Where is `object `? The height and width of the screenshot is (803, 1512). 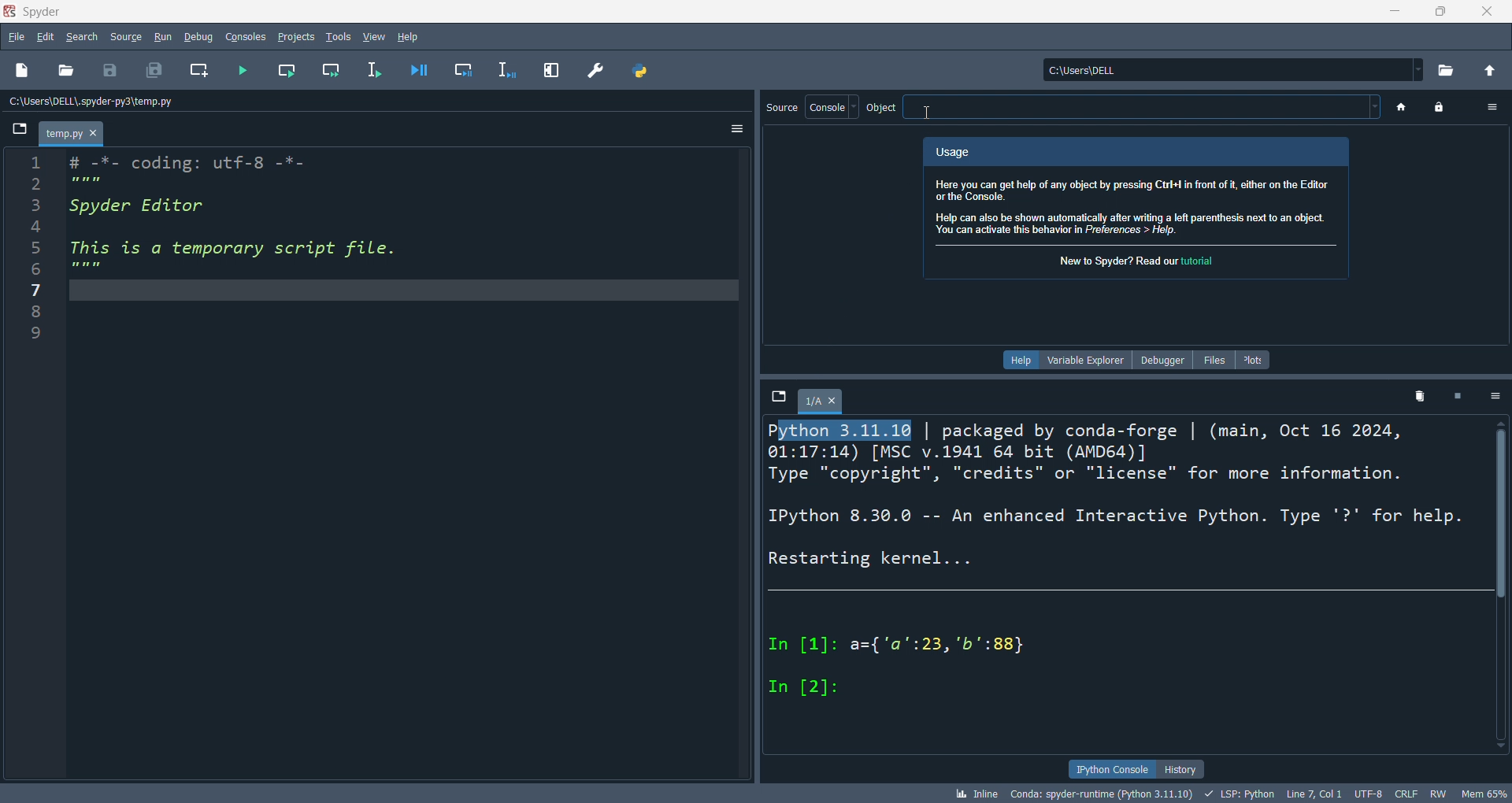
object  is located at coordinates (1126, 107).